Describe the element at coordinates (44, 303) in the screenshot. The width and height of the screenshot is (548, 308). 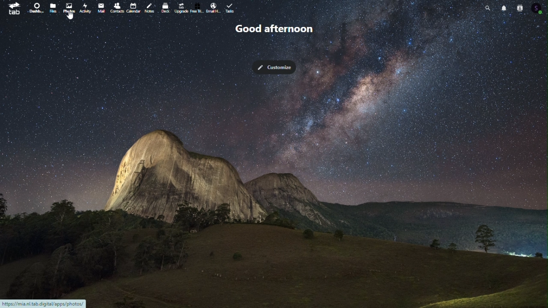
I see `URL` at that location.